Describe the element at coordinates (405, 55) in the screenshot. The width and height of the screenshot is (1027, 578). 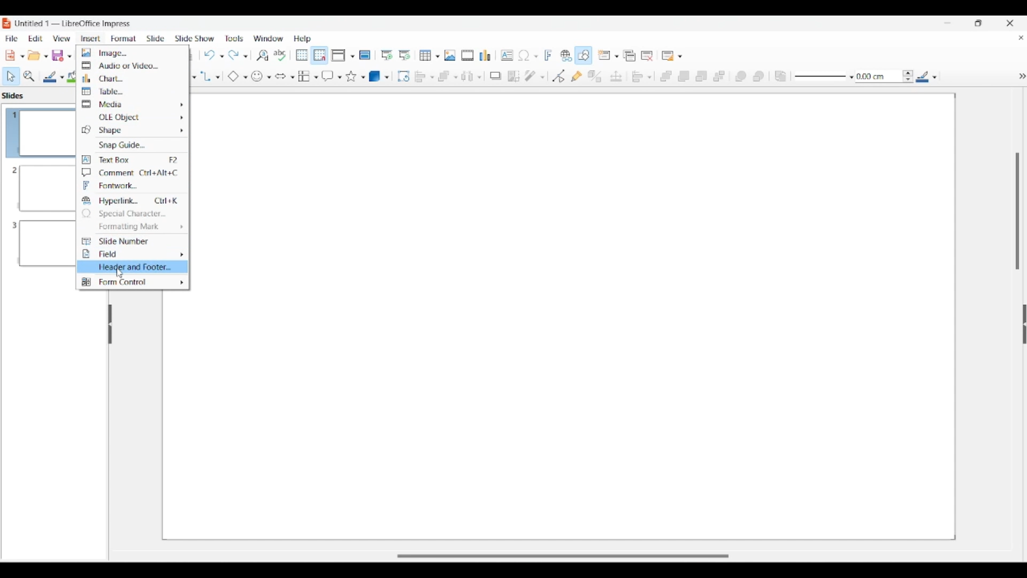
I see `Start from current slide` at that location.